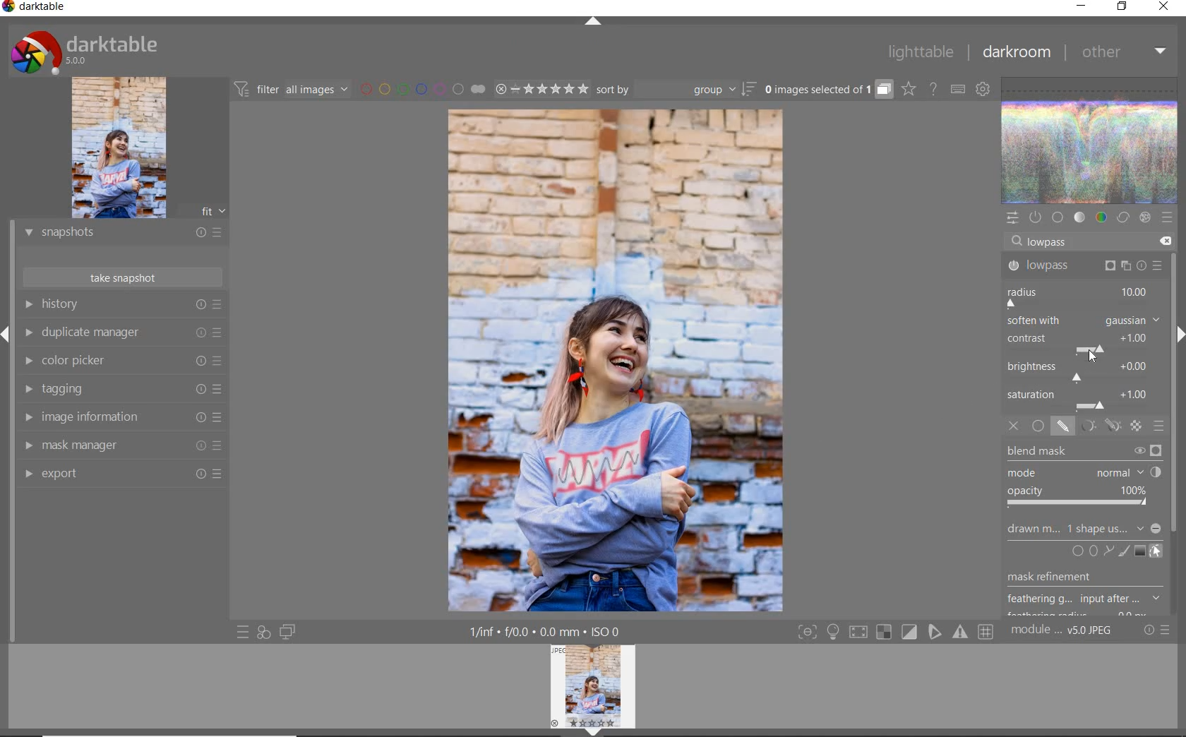 The image size is (1186, 737). Describe the element at coordinates (1098, 426) in the screenshot. I see `mask options` at that location.